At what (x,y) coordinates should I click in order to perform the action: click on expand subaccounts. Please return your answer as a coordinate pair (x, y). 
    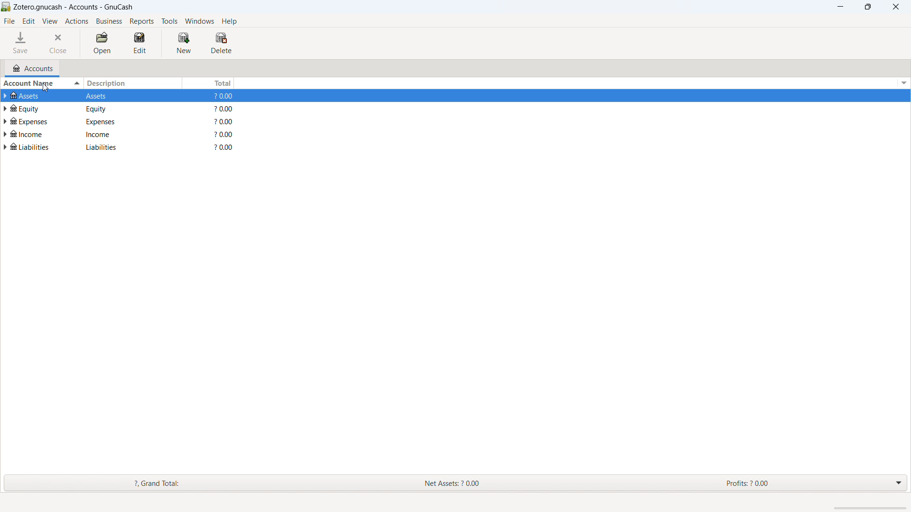
    Looking at the image, I should click on (6, 122).